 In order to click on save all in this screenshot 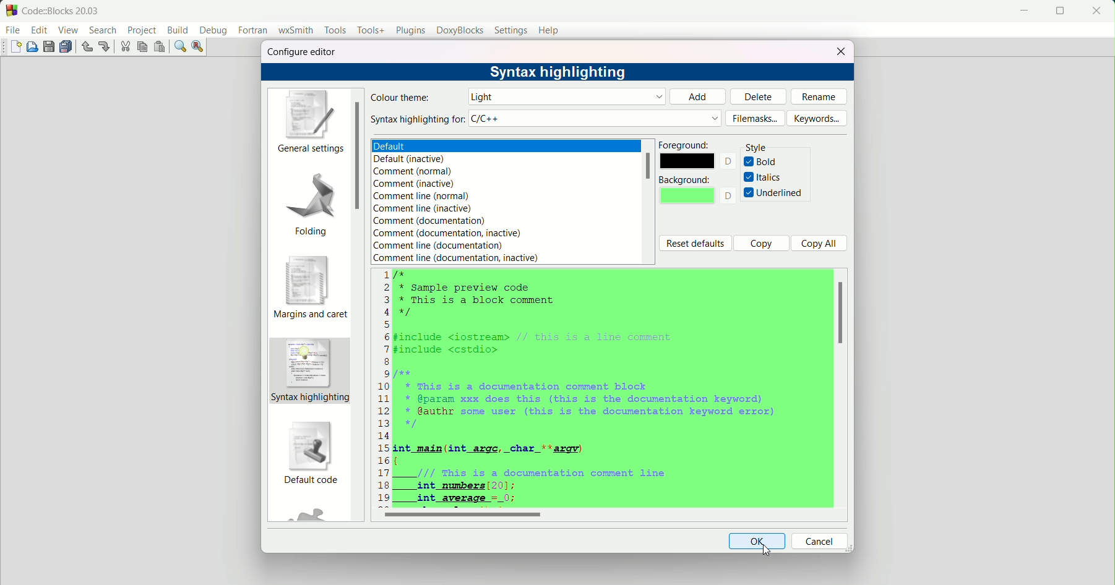, I will do `click(67, 48)`.